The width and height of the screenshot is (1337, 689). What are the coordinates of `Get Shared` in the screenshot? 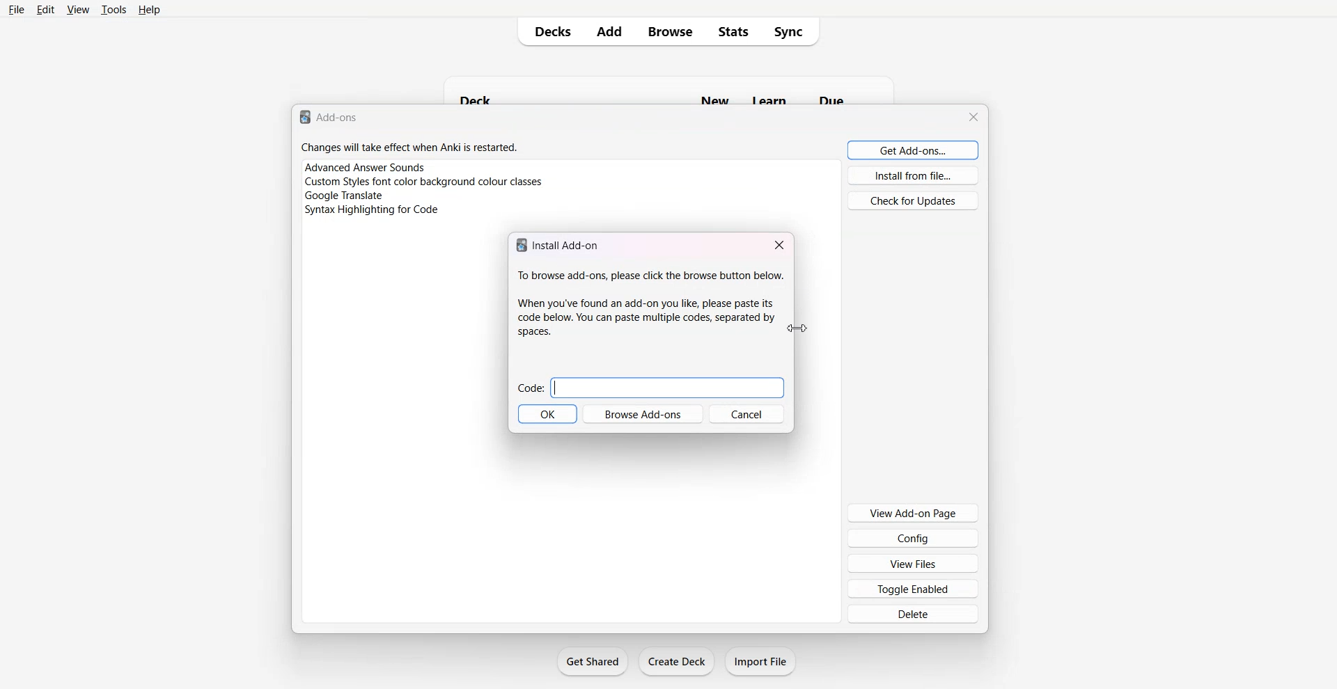 It's located at (593, 661).